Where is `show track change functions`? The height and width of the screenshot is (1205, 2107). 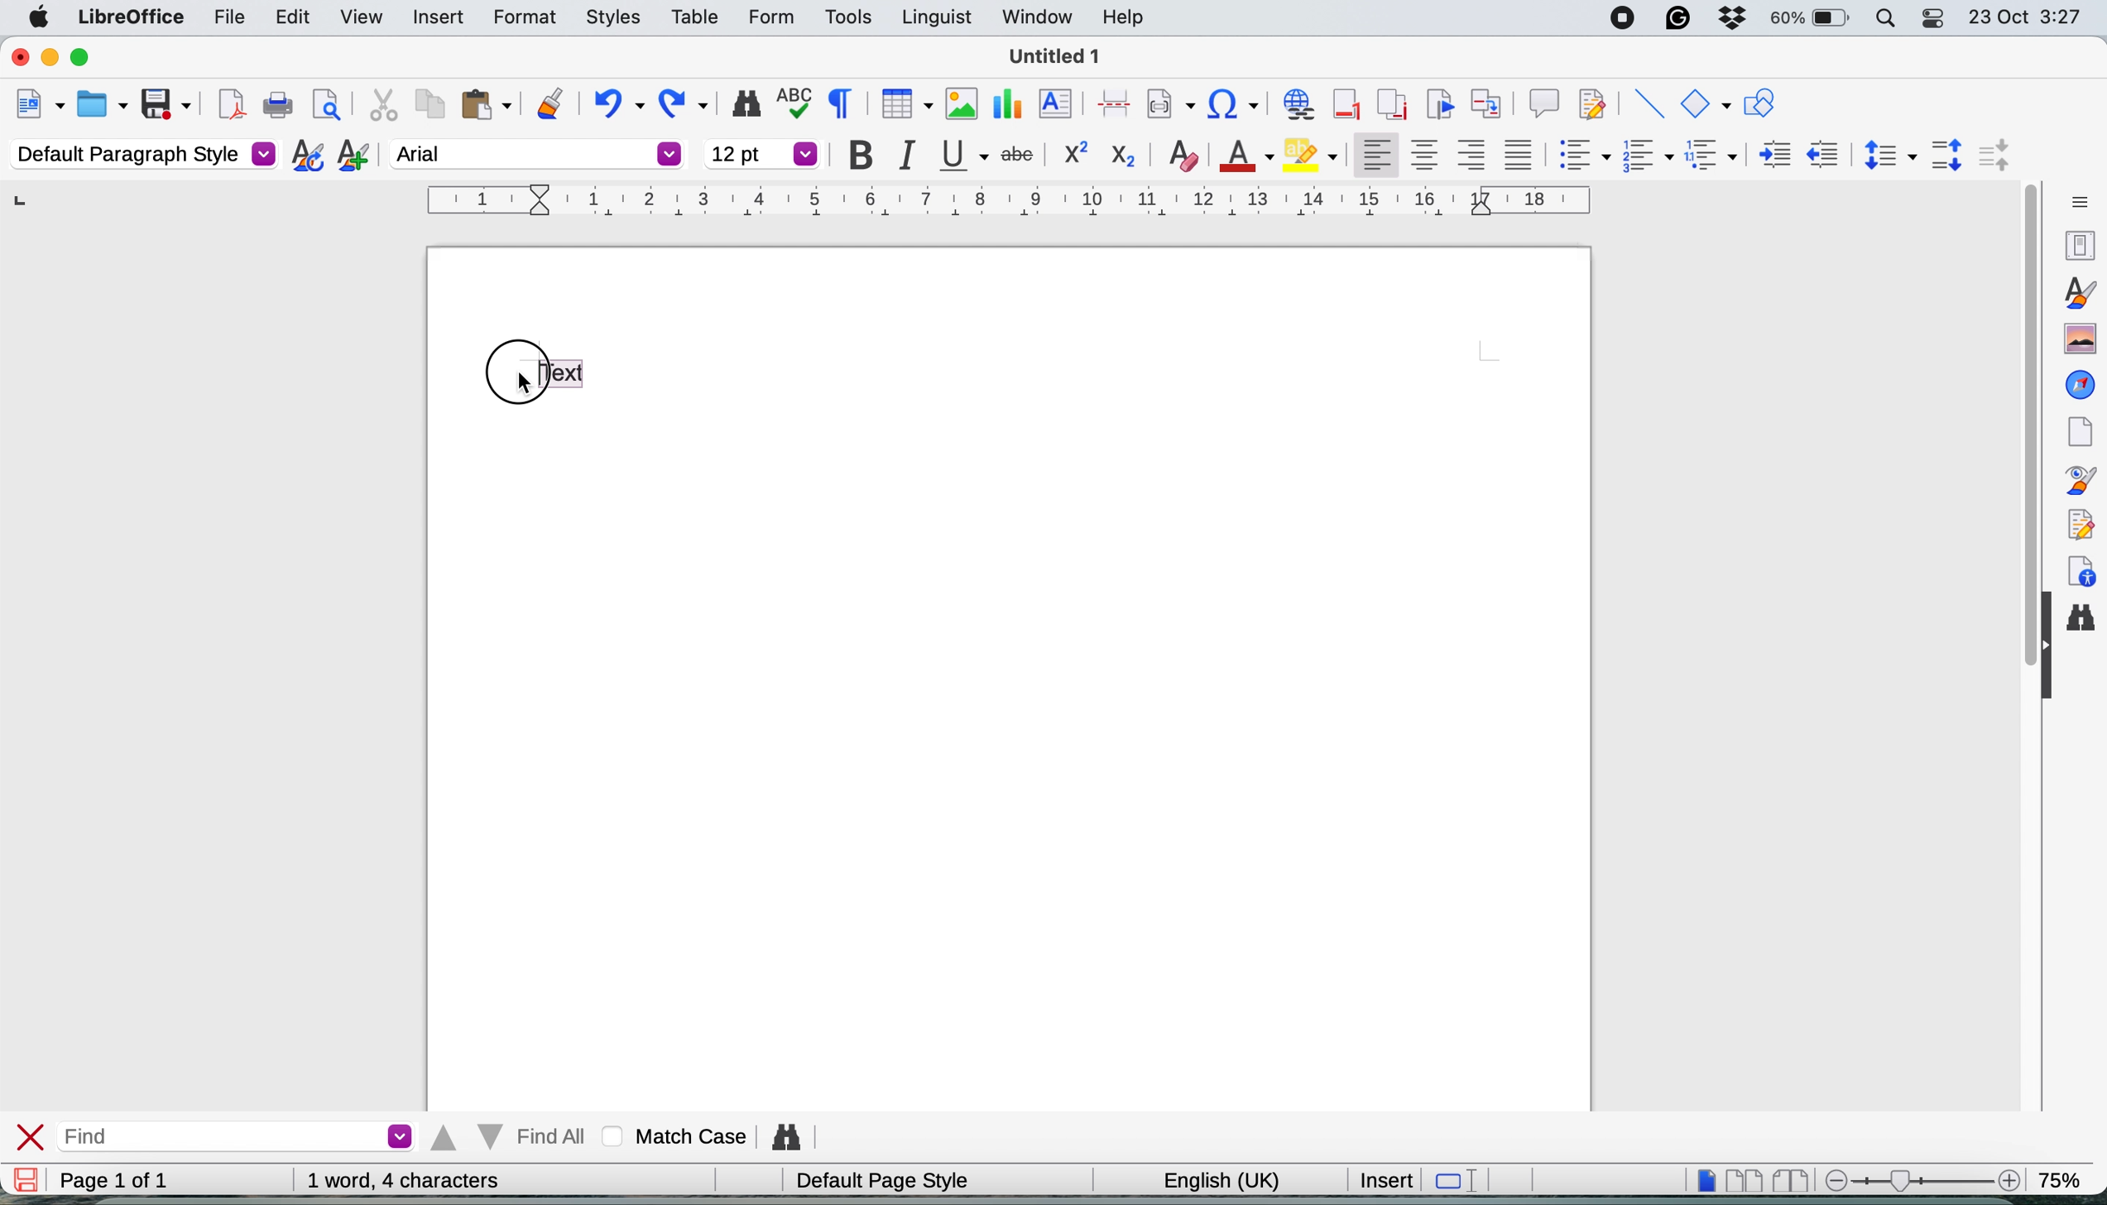
show track change functions is located at coordinates (1596, 105).